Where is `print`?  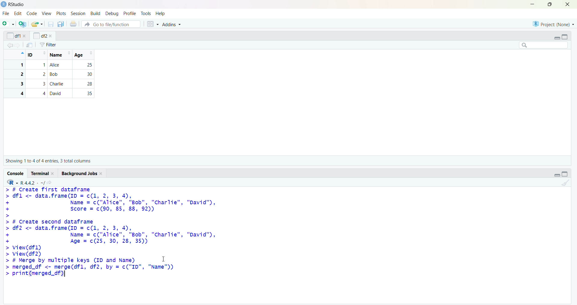 print is located at coordinates (74, 23).